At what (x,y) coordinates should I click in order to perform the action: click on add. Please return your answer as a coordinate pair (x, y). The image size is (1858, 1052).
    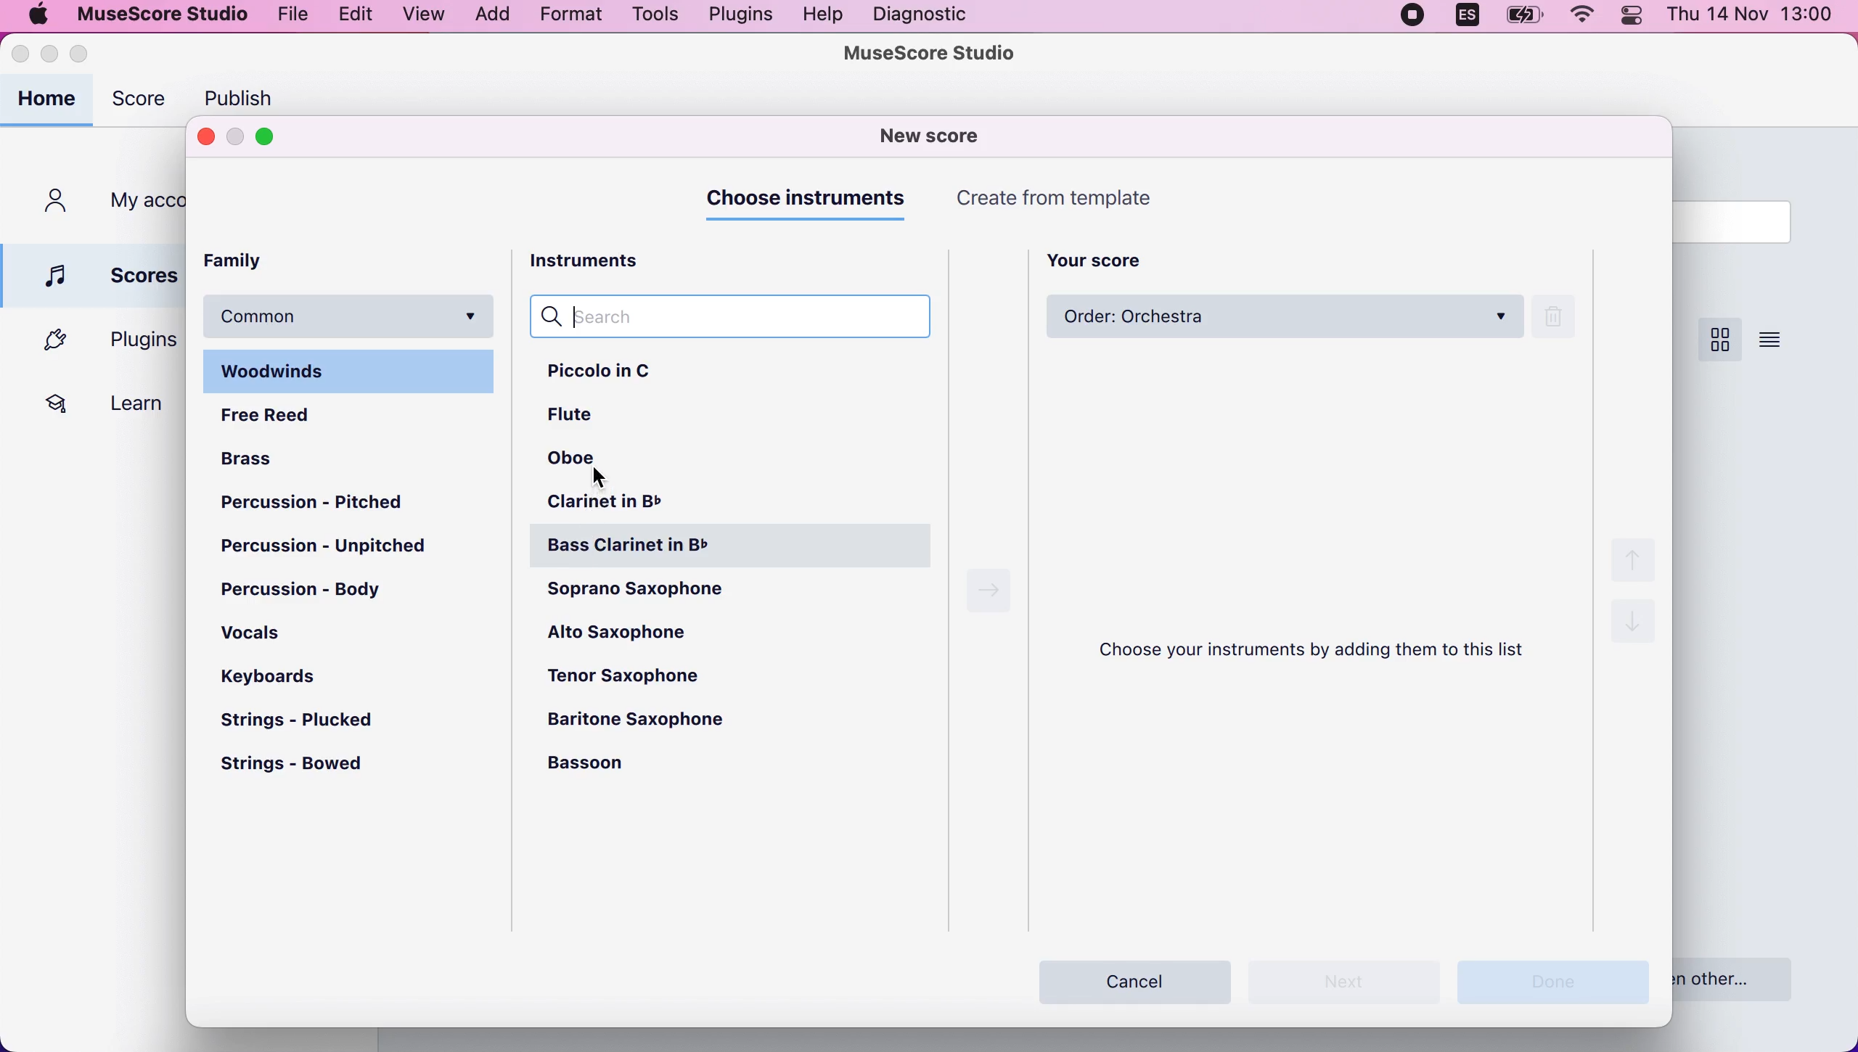
    Looking at the image, I should click on (490, 16).